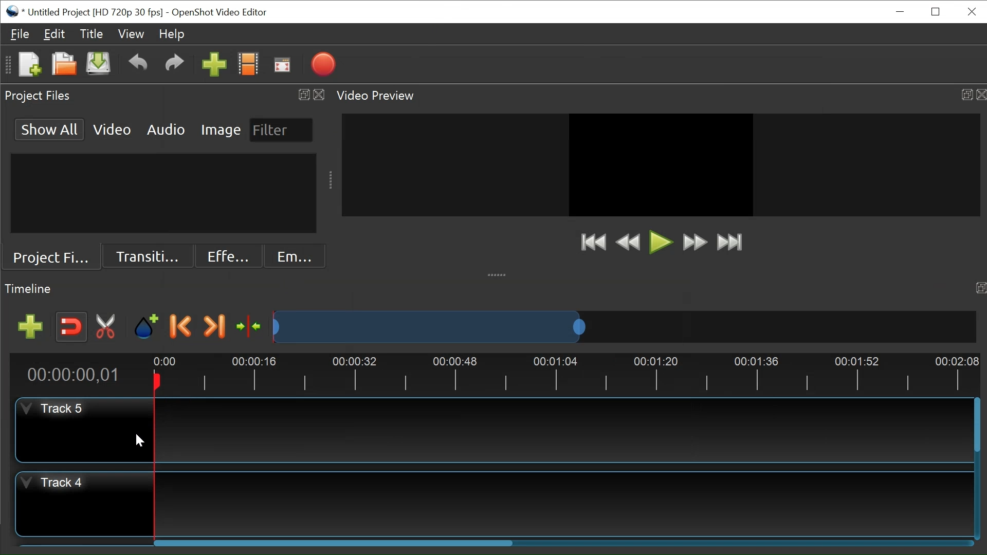  What do you see at coordinates (85, 504) in the screenshot?
I see `Track Header` at bounding box center [85, 504].